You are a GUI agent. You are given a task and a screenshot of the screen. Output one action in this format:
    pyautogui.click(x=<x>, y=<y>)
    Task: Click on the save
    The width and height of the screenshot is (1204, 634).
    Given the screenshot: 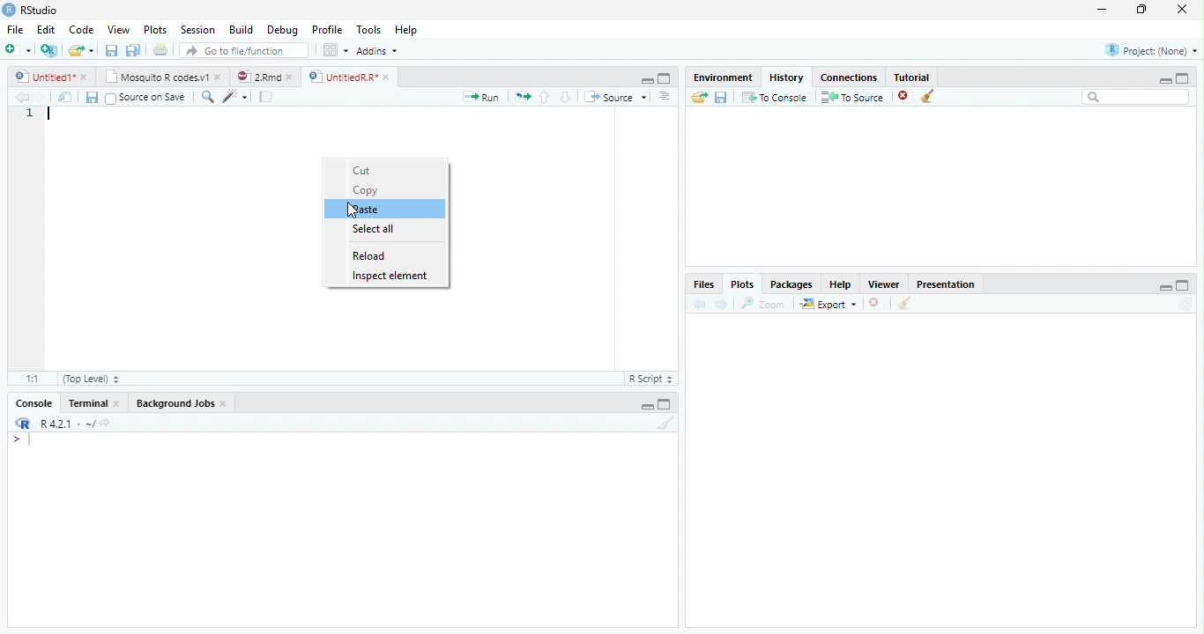 What is the action you would take?
    pyautogui.click(x=92, y=98)
    